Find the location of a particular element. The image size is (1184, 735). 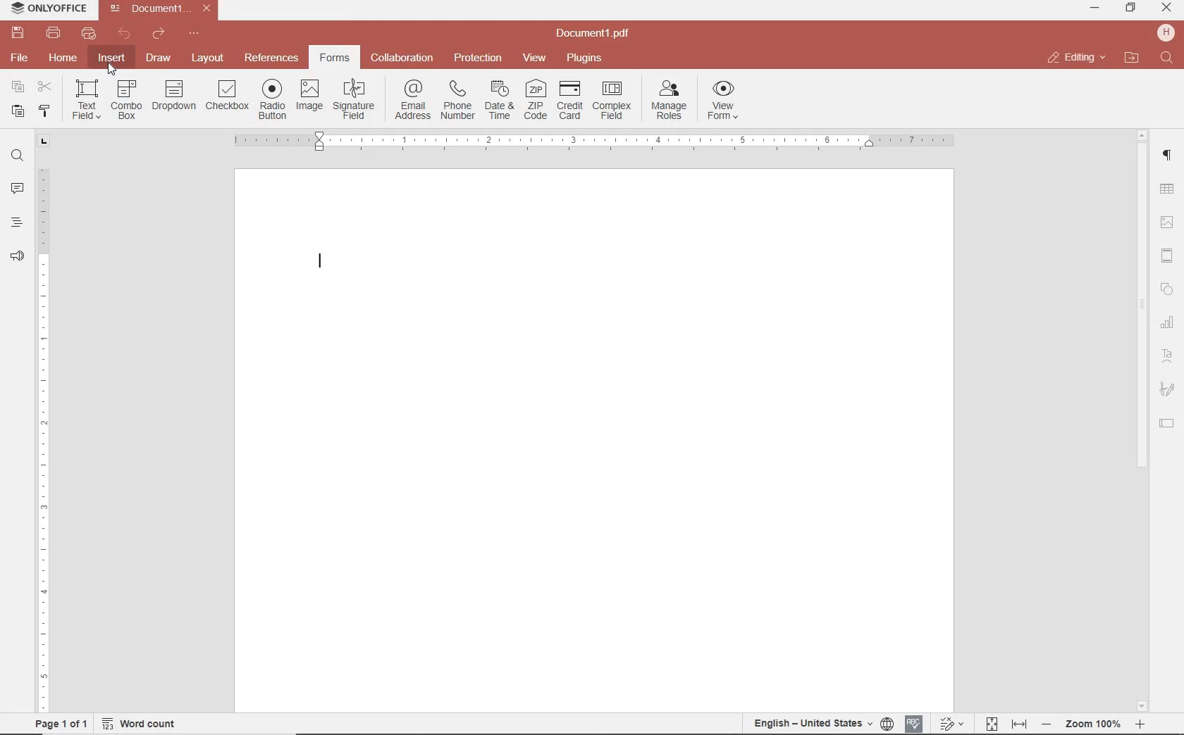

minimize is located at coordinates (1096, 8).